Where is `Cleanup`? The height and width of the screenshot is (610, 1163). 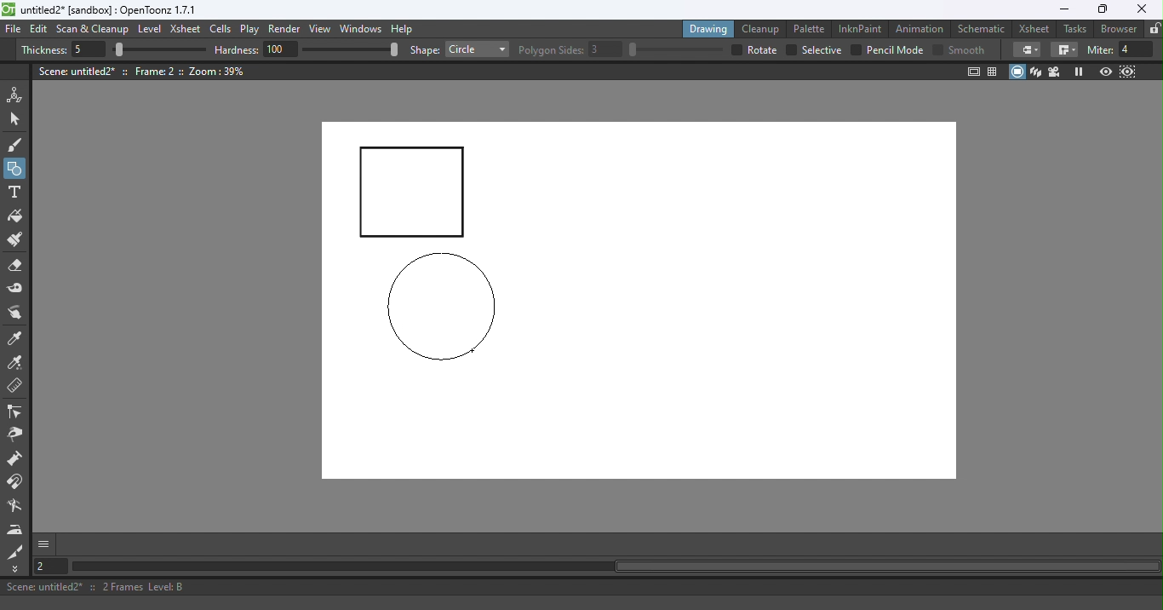 Cleanup is located at coordinates (764, 28).